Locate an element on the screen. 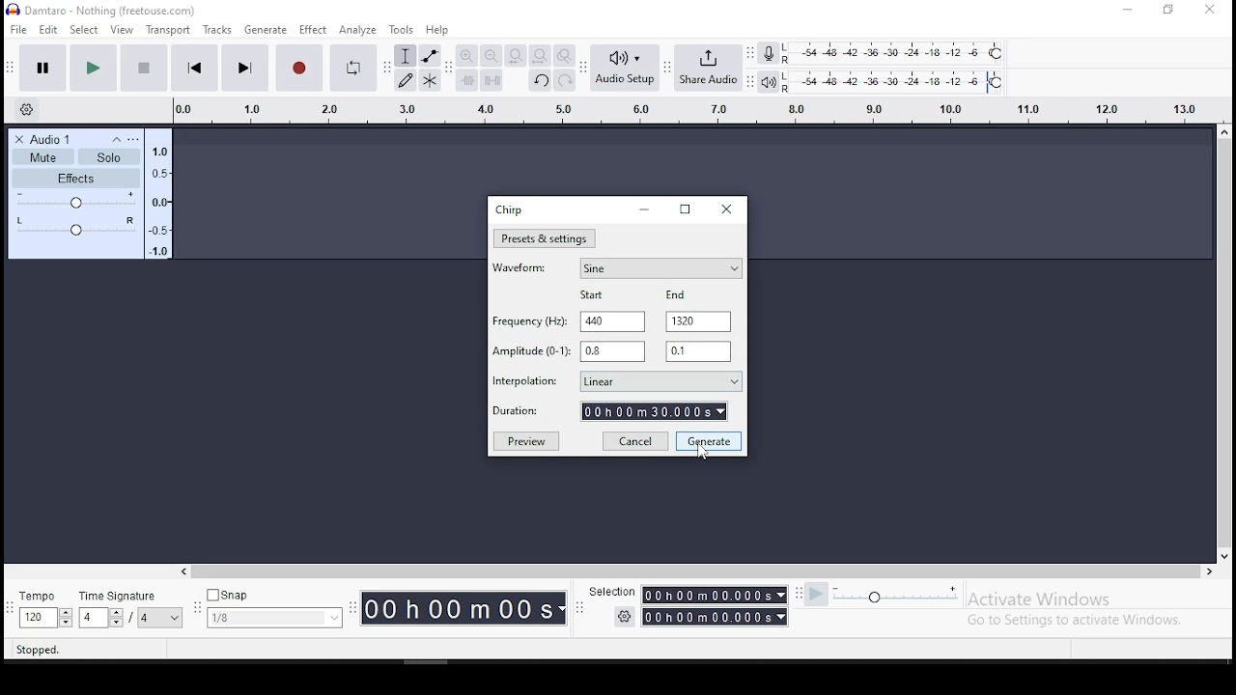 Image resolution: width=1236 pixels, height=695 pixels. mute is located at coordinates (43, 156).